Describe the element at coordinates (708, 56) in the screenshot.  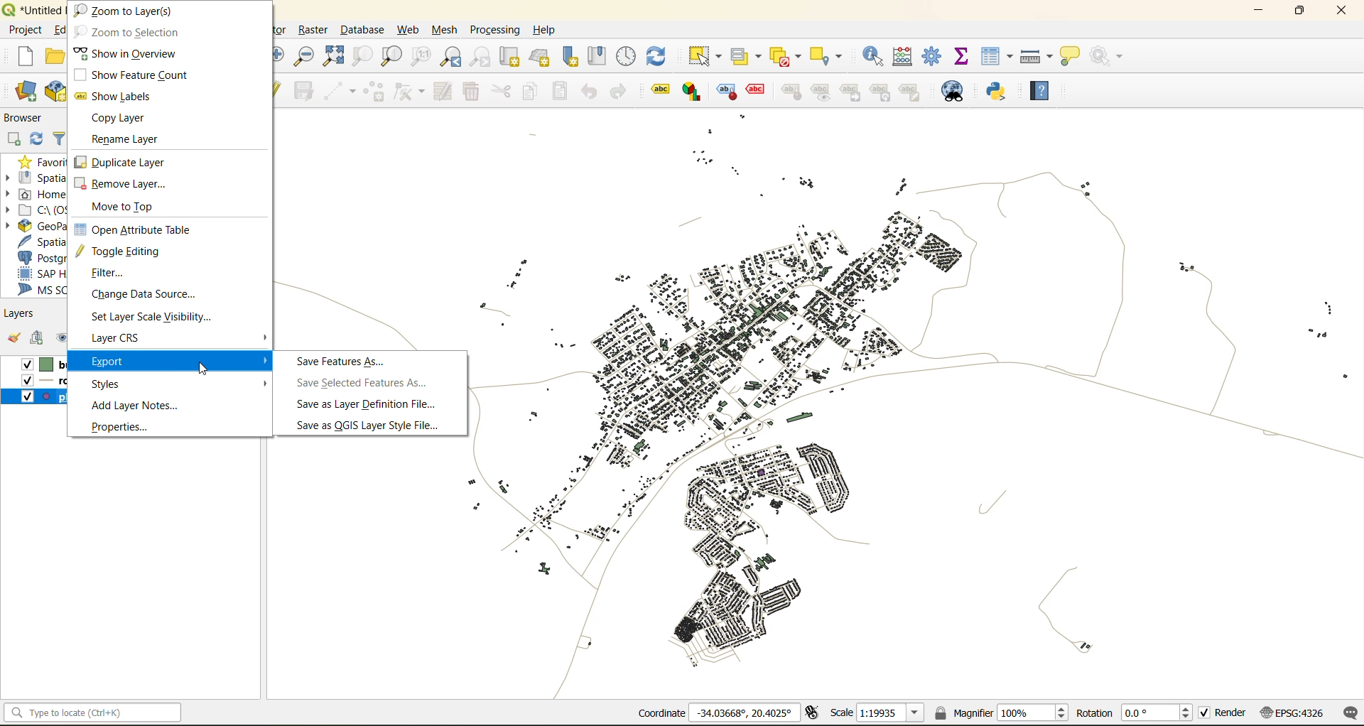
I see `select` at that location.